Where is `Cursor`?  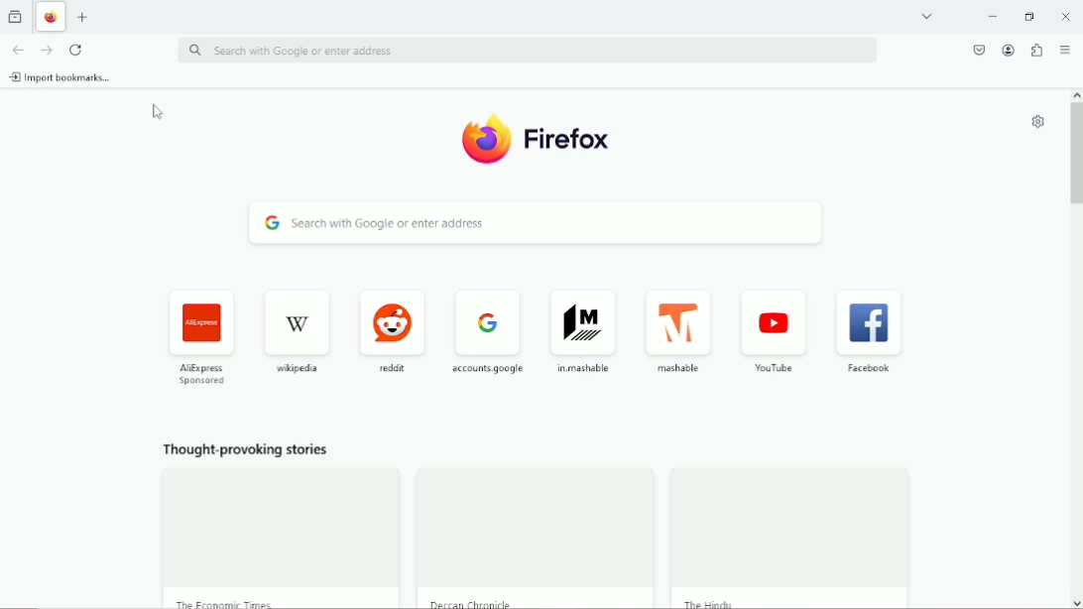
Cursor is located at coordinates (155, 112).